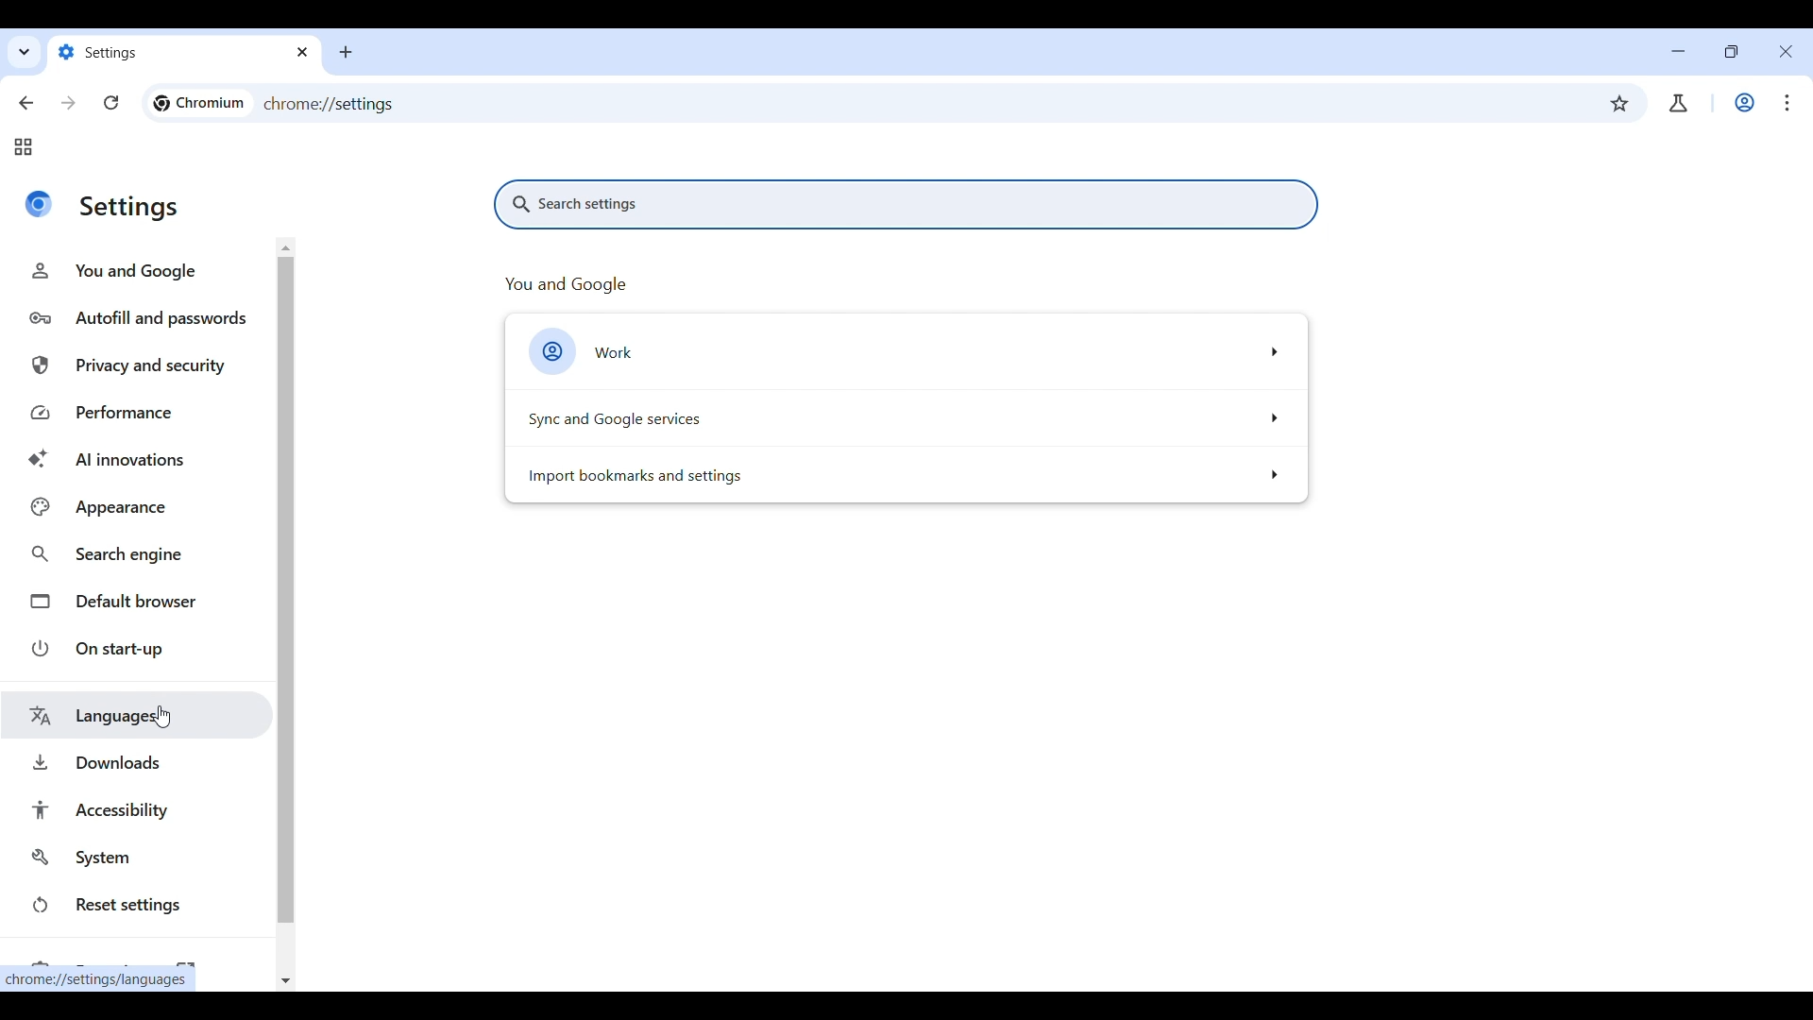 This screenshot has height=1020, width=1813. I want to click on Search engine, so click(141, 555).